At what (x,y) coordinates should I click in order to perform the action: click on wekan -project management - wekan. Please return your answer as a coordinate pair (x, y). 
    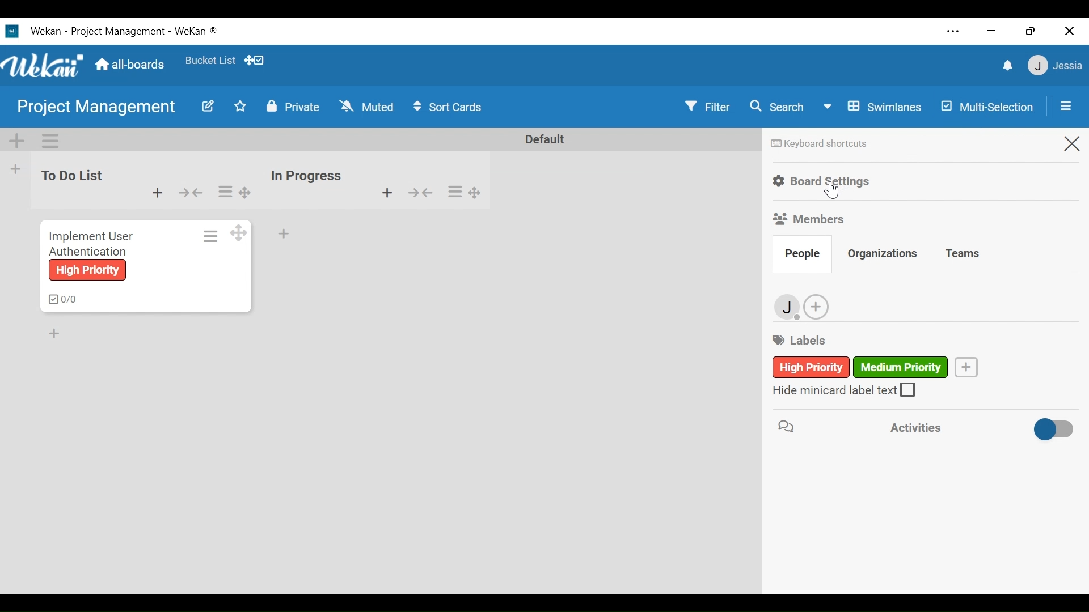
    Looking at the image, I should click on (126, 29).